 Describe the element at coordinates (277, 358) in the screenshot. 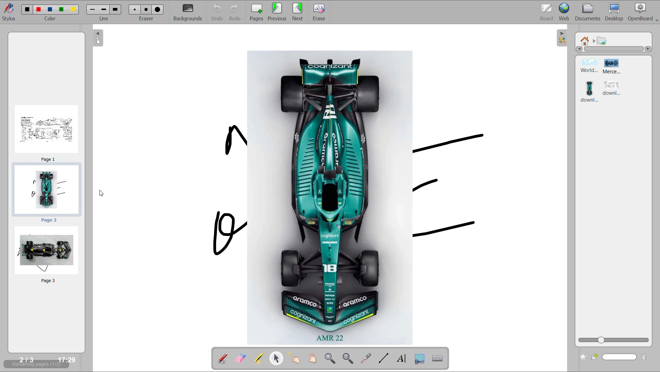

I see `select and modify objects` at that location.